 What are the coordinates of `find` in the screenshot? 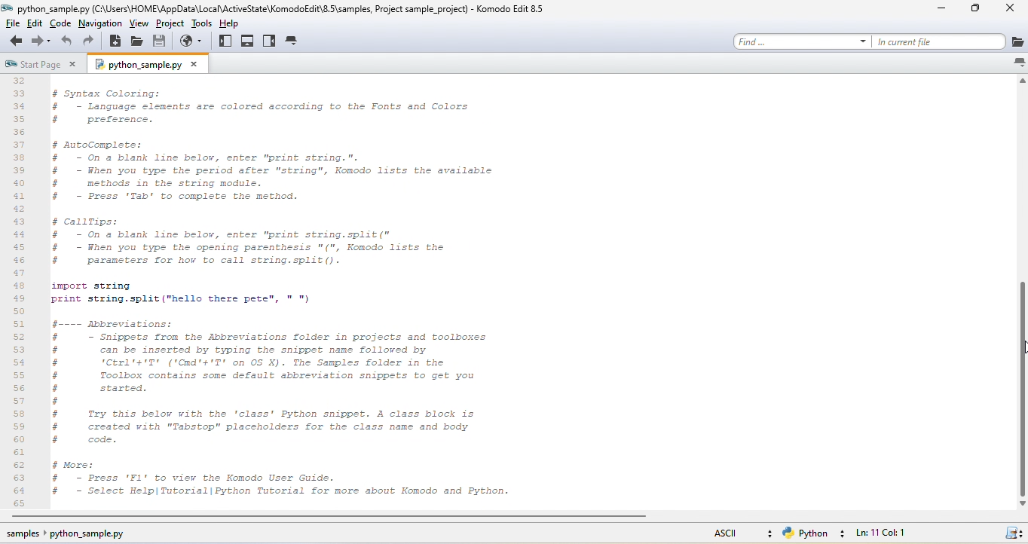 It's located at (803, 39).